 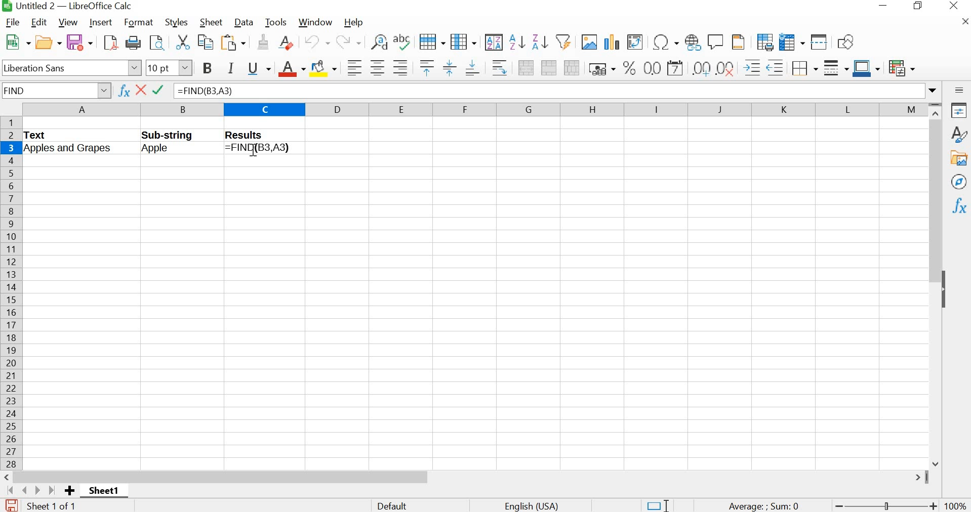 I want to click on unmerge cells, so click(x=572, y=67).